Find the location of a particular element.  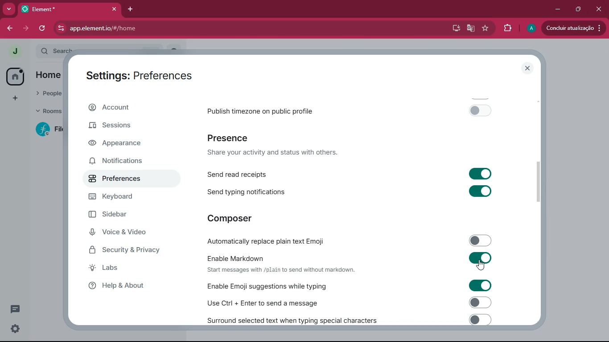

home is located at coordinates (12, 77).